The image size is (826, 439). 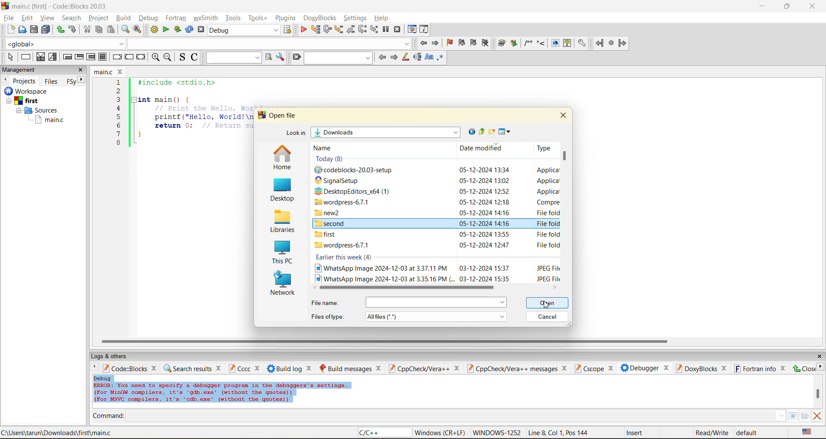 I want to click on type, so click(x=547, y=180).